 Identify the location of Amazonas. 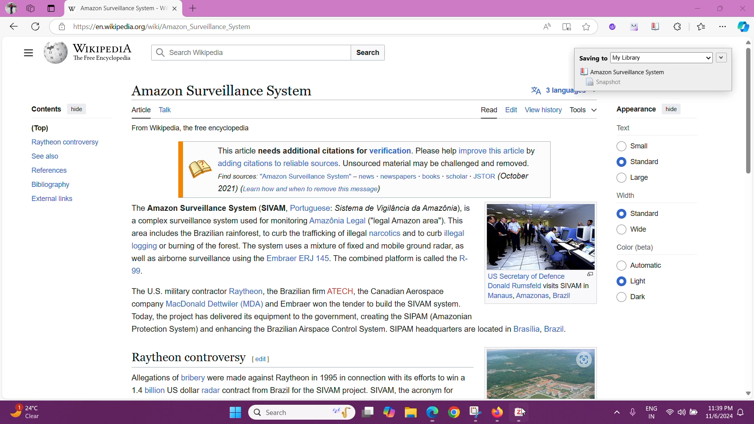
(532, 296).